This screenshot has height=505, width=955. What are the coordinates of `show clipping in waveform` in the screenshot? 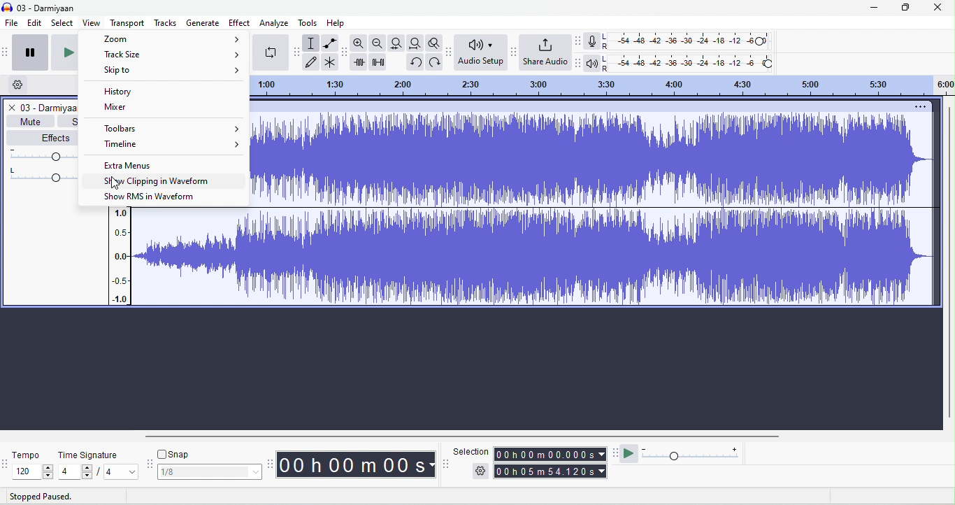 It's located at (157, 181).